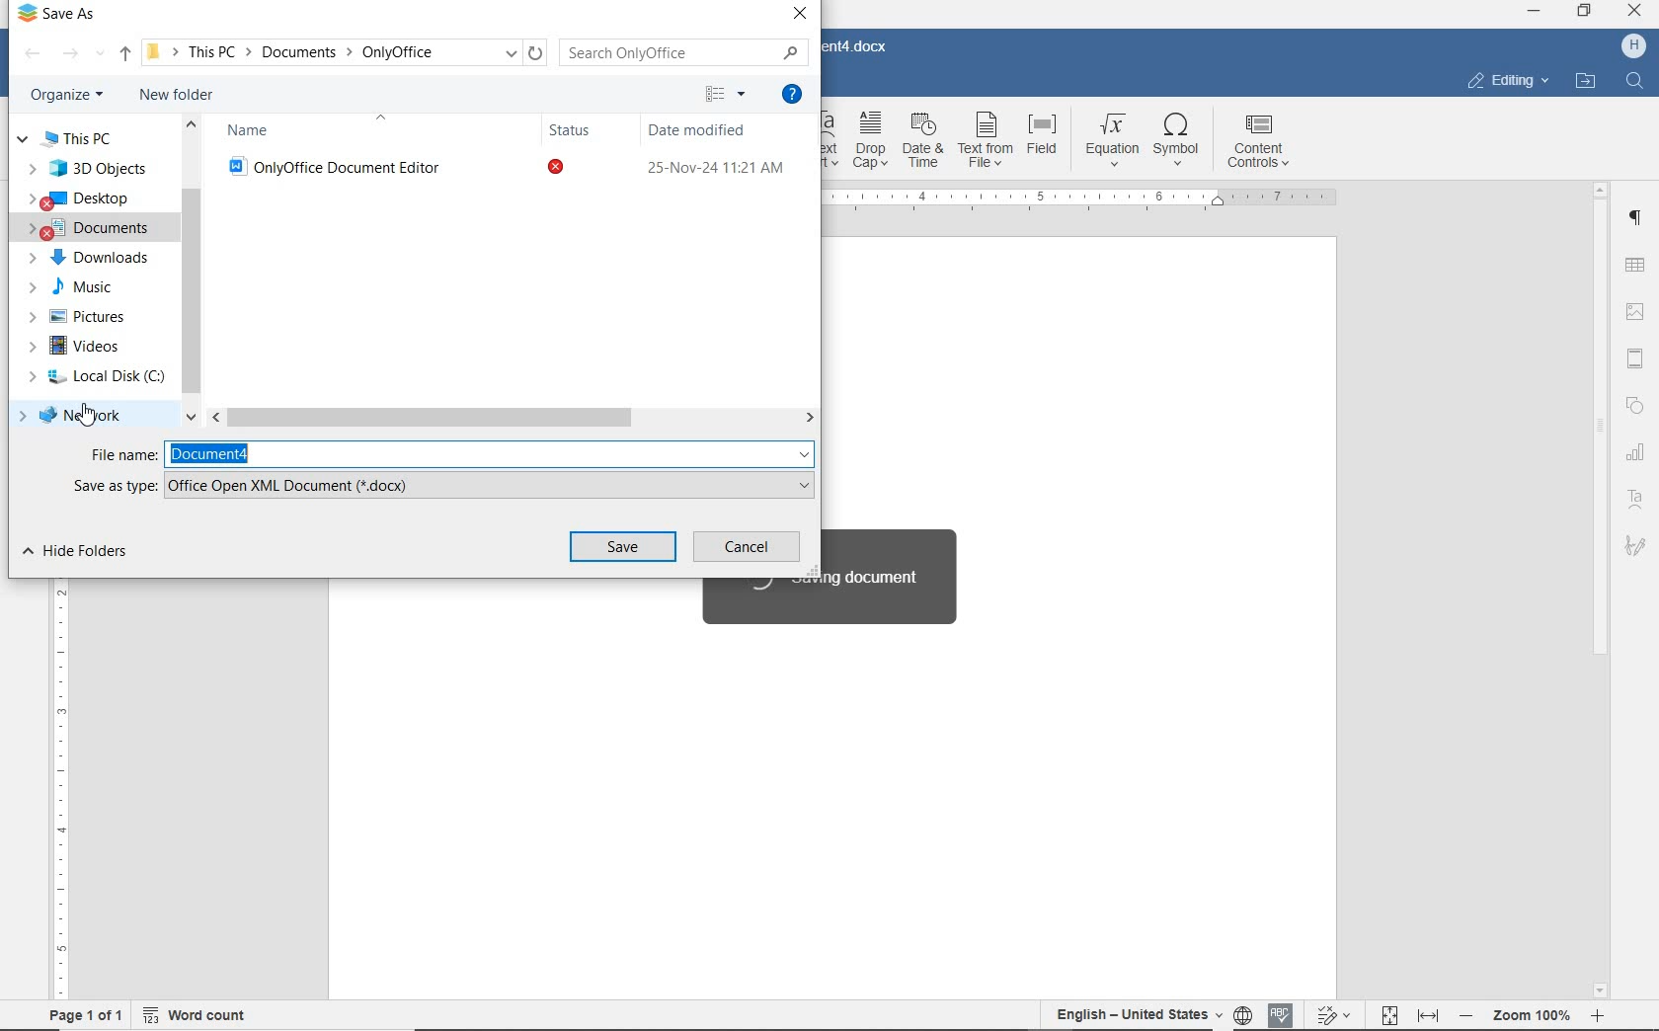 This screenshot has width=1659, height=1031. Describe the element at coordinates (81, 555) in the screenshot. I see `hide folders` at that location.